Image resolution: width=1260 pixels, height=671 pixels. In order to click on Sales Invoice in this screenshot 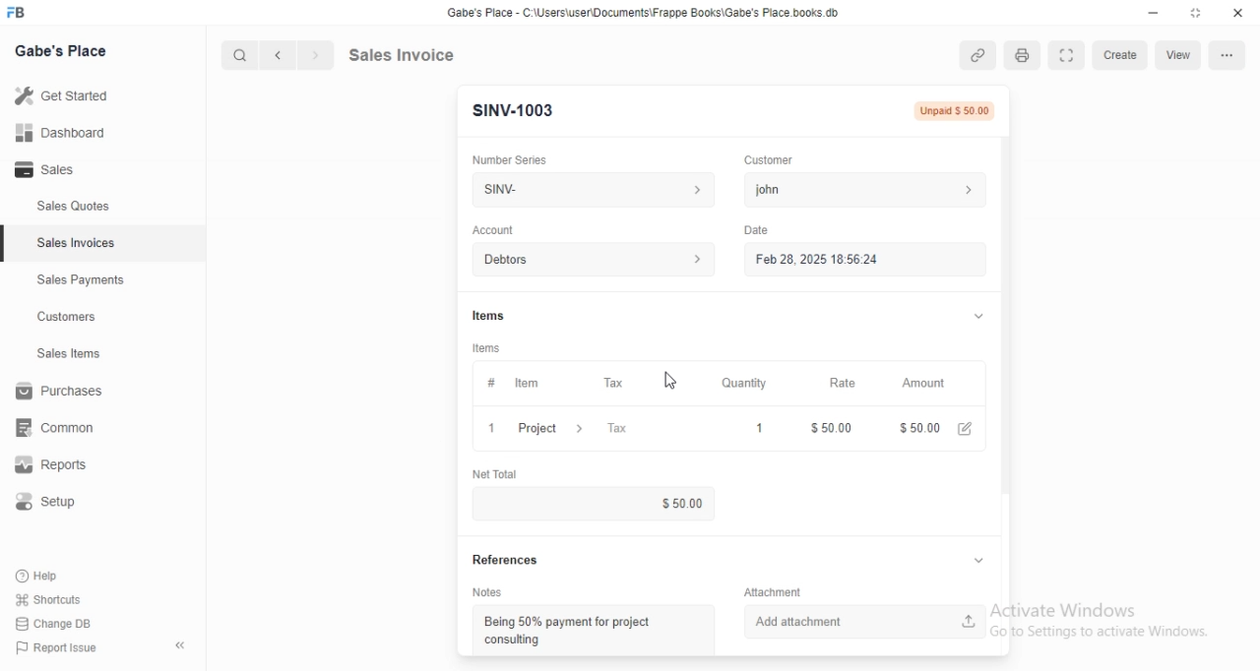, I will do `click(412, 54)`.